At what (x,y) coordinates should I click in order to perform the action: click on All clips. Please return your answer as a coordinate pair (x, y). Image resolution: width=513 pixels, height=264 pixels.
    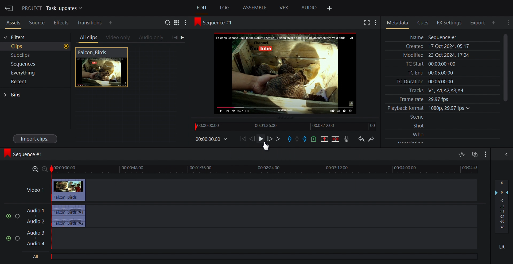
    Looking at the image, I should click on (88, 38).